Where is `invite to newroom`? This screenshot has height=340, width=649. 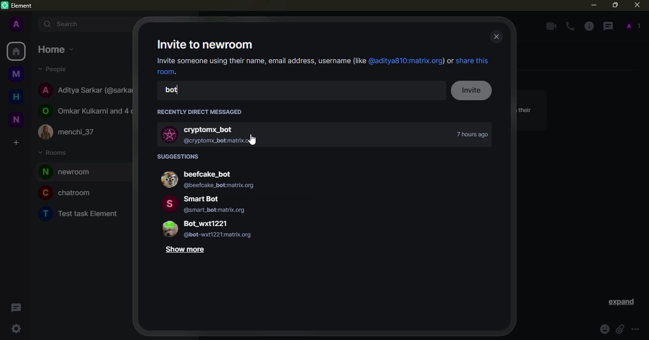 invite to newroom is located at coordinates (210, 43).